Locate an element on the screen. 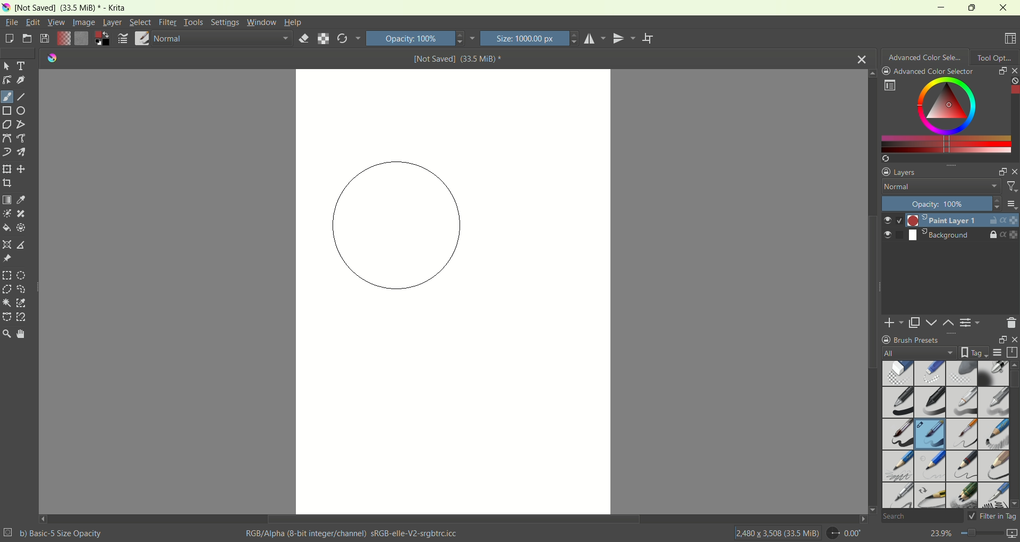 The height and width of the screenshot is (542, 1020). draw a gradient is located at coordinates (7, 199).